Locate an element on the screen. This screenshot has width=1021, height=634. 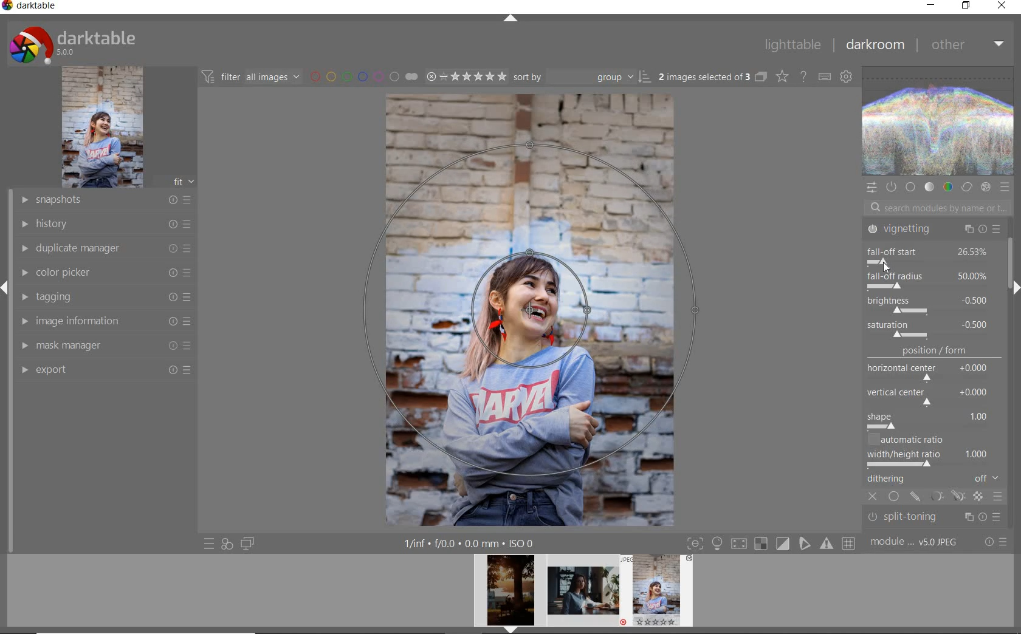
duplicate manager is located at coordinates (106, 248).